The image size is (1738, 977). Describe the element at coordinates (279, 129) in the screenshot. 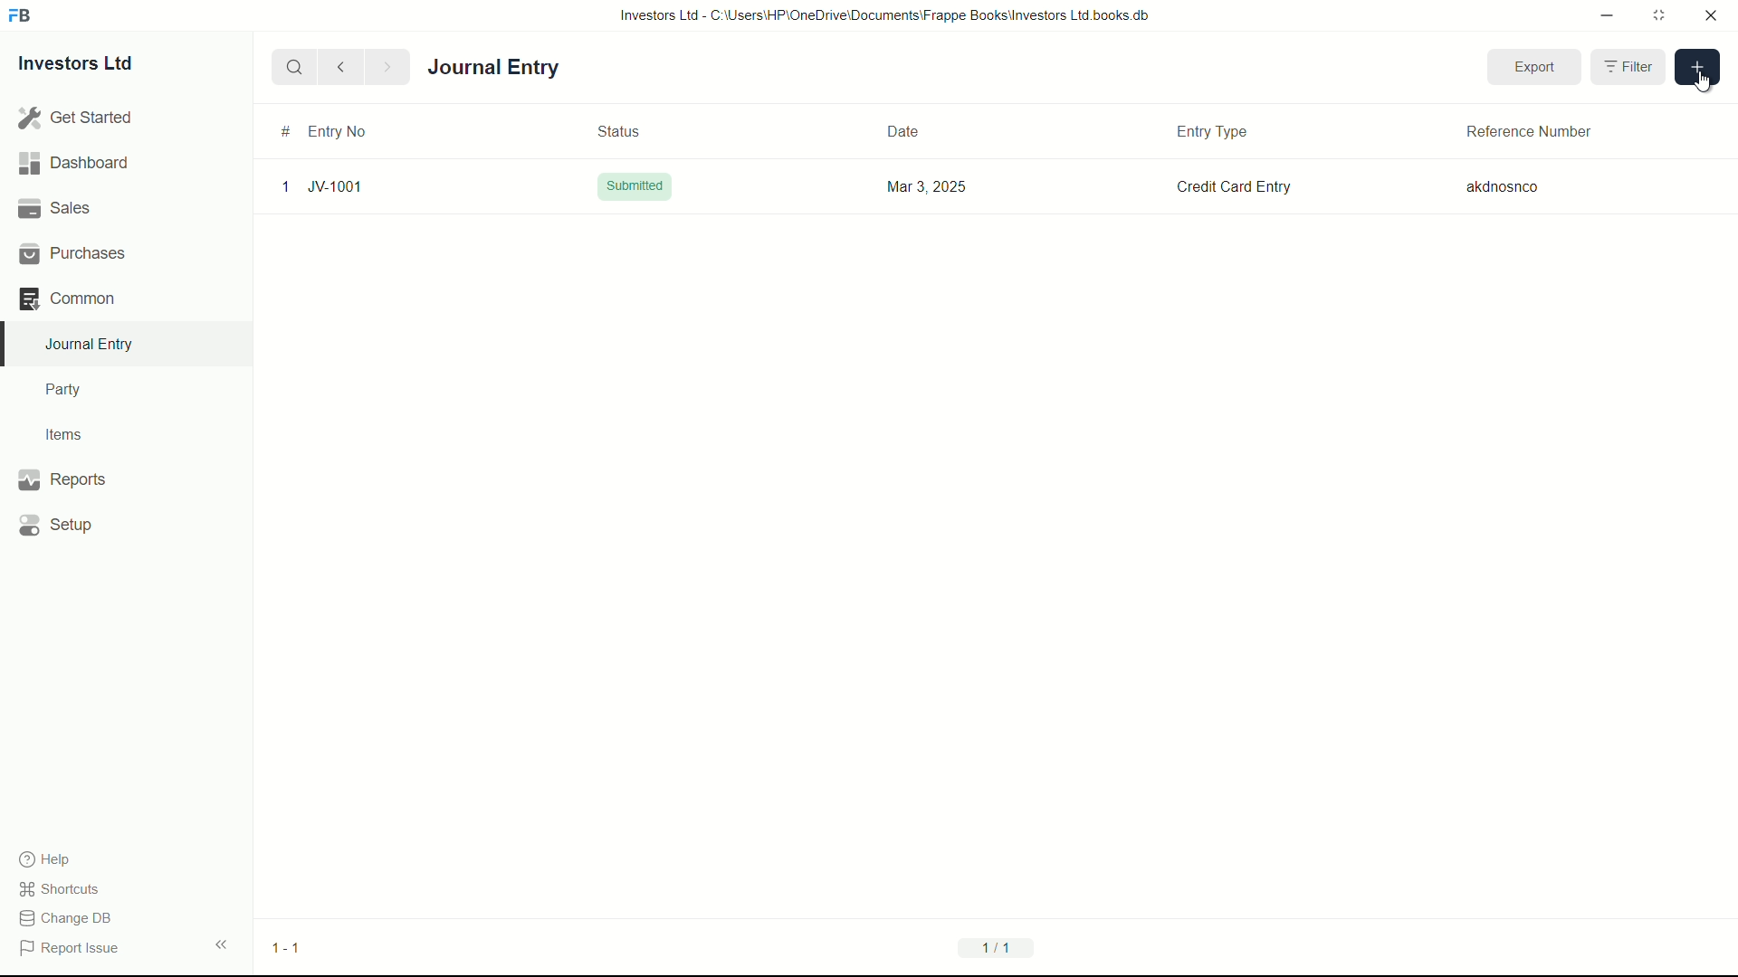

I see `#` at that location.